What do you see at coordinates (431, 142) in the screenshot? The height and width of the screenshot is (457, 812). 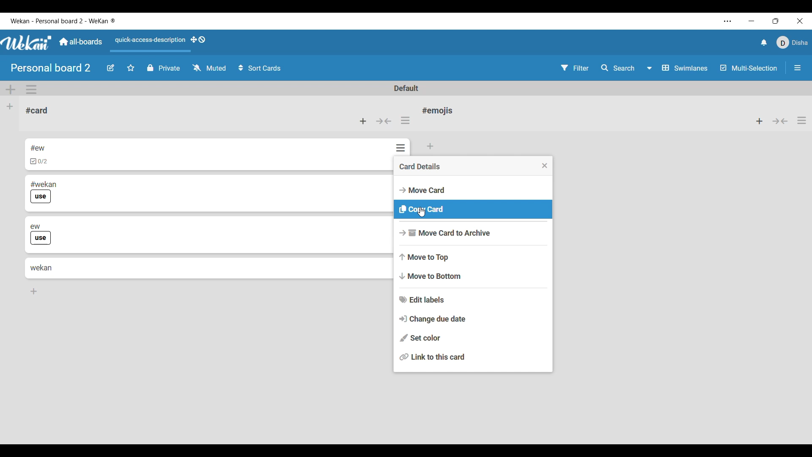 I see `Add` at bounding box center [431, 142].